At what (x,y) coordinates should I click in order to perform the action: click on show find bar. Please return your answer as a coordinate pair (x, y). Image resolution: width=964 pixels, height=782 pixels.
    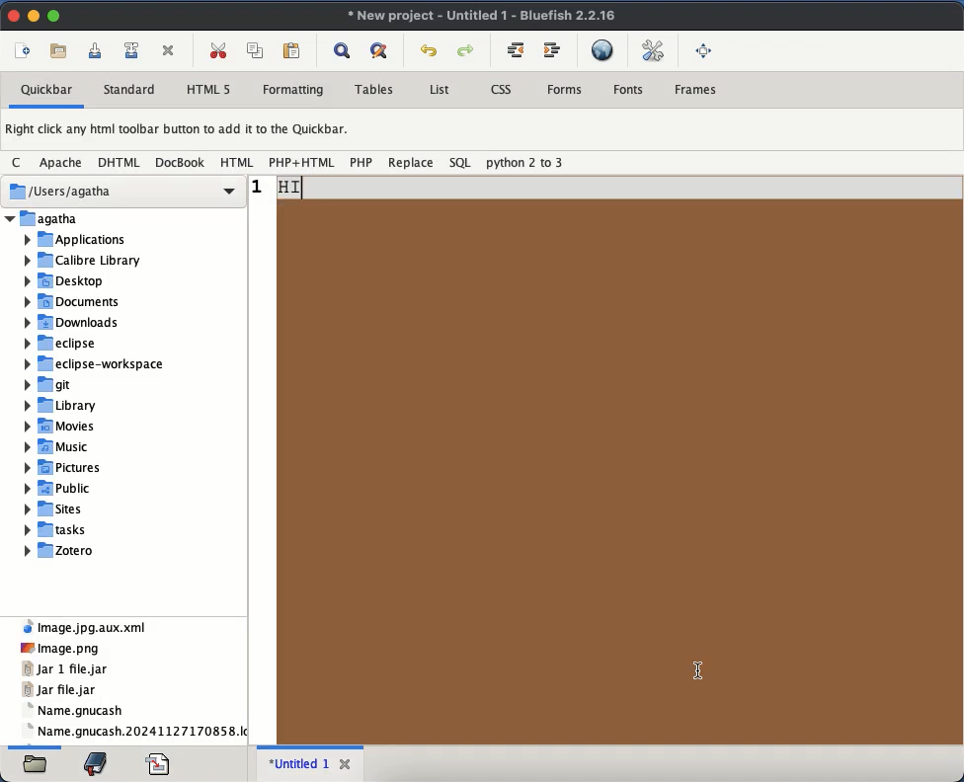
    Looking at the image, I should click on (344, 51).